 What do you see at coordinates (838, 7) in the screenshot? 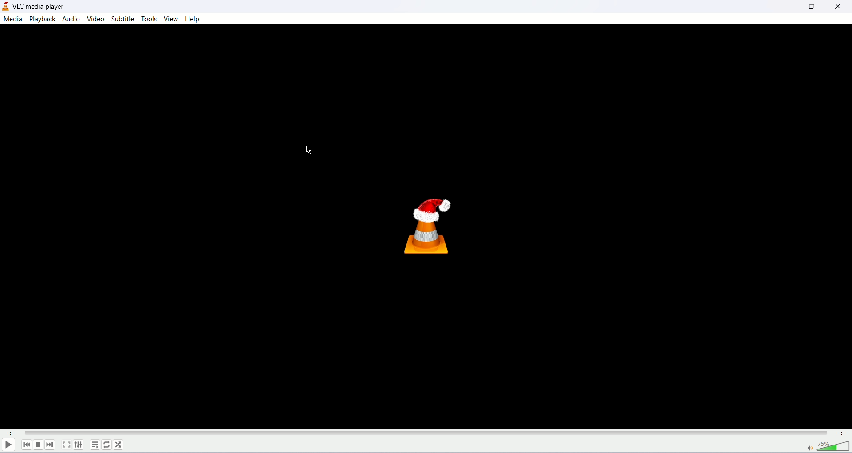
I see `close` at bounding box center [838, 7].